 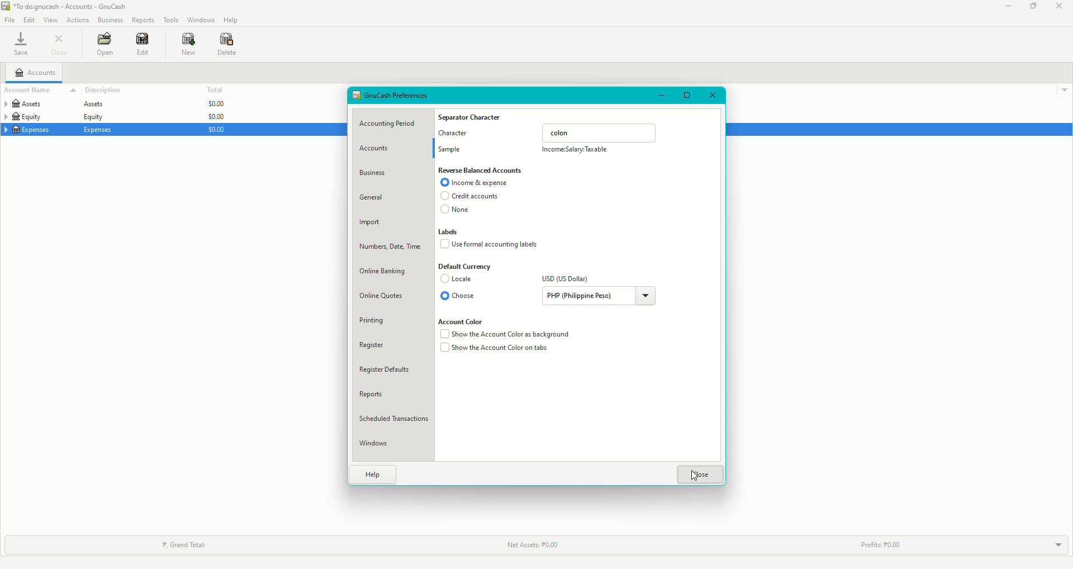 What do you see at coordinates (144, 45) in the screenshot?
I see `Edit` at bounding box center [144, 45].